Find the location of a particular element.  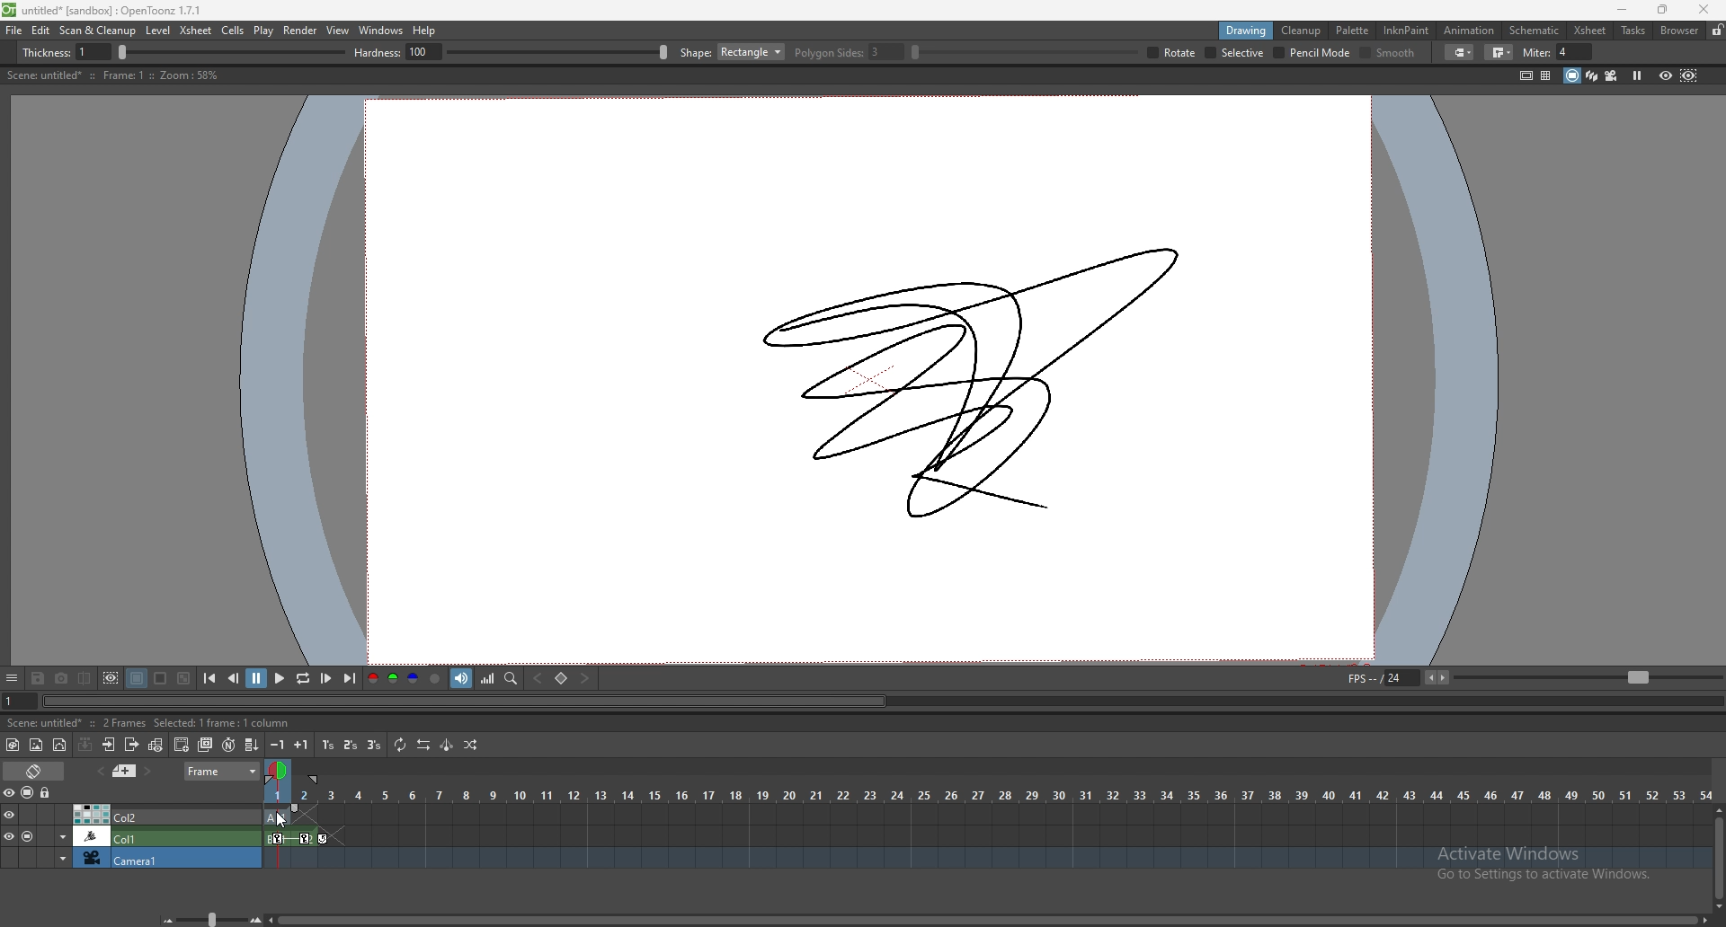

random is located at coordinates (471, 745).